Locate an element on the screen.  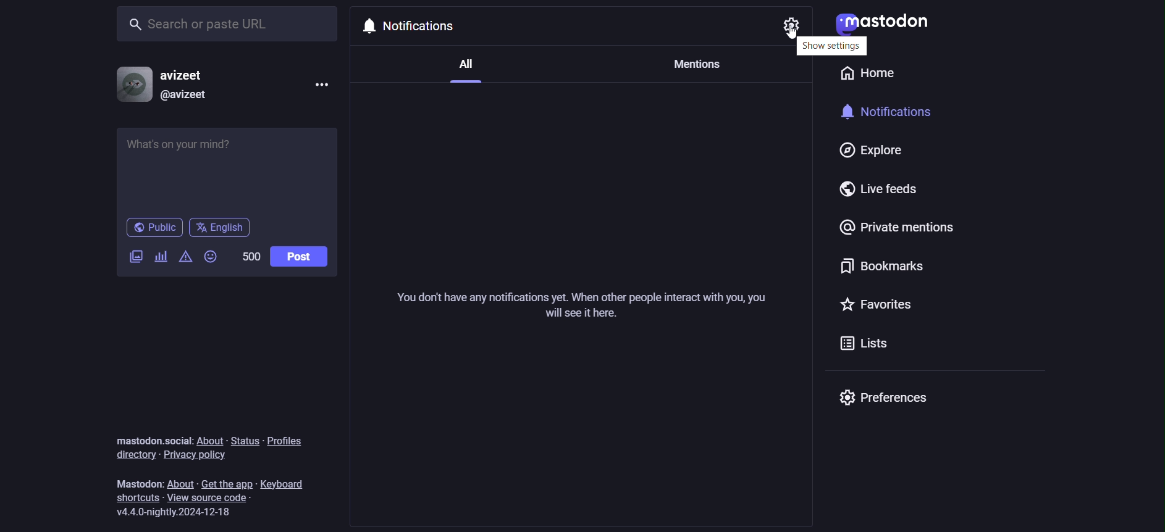
mastodon.social is located at coordinates (151, 438).